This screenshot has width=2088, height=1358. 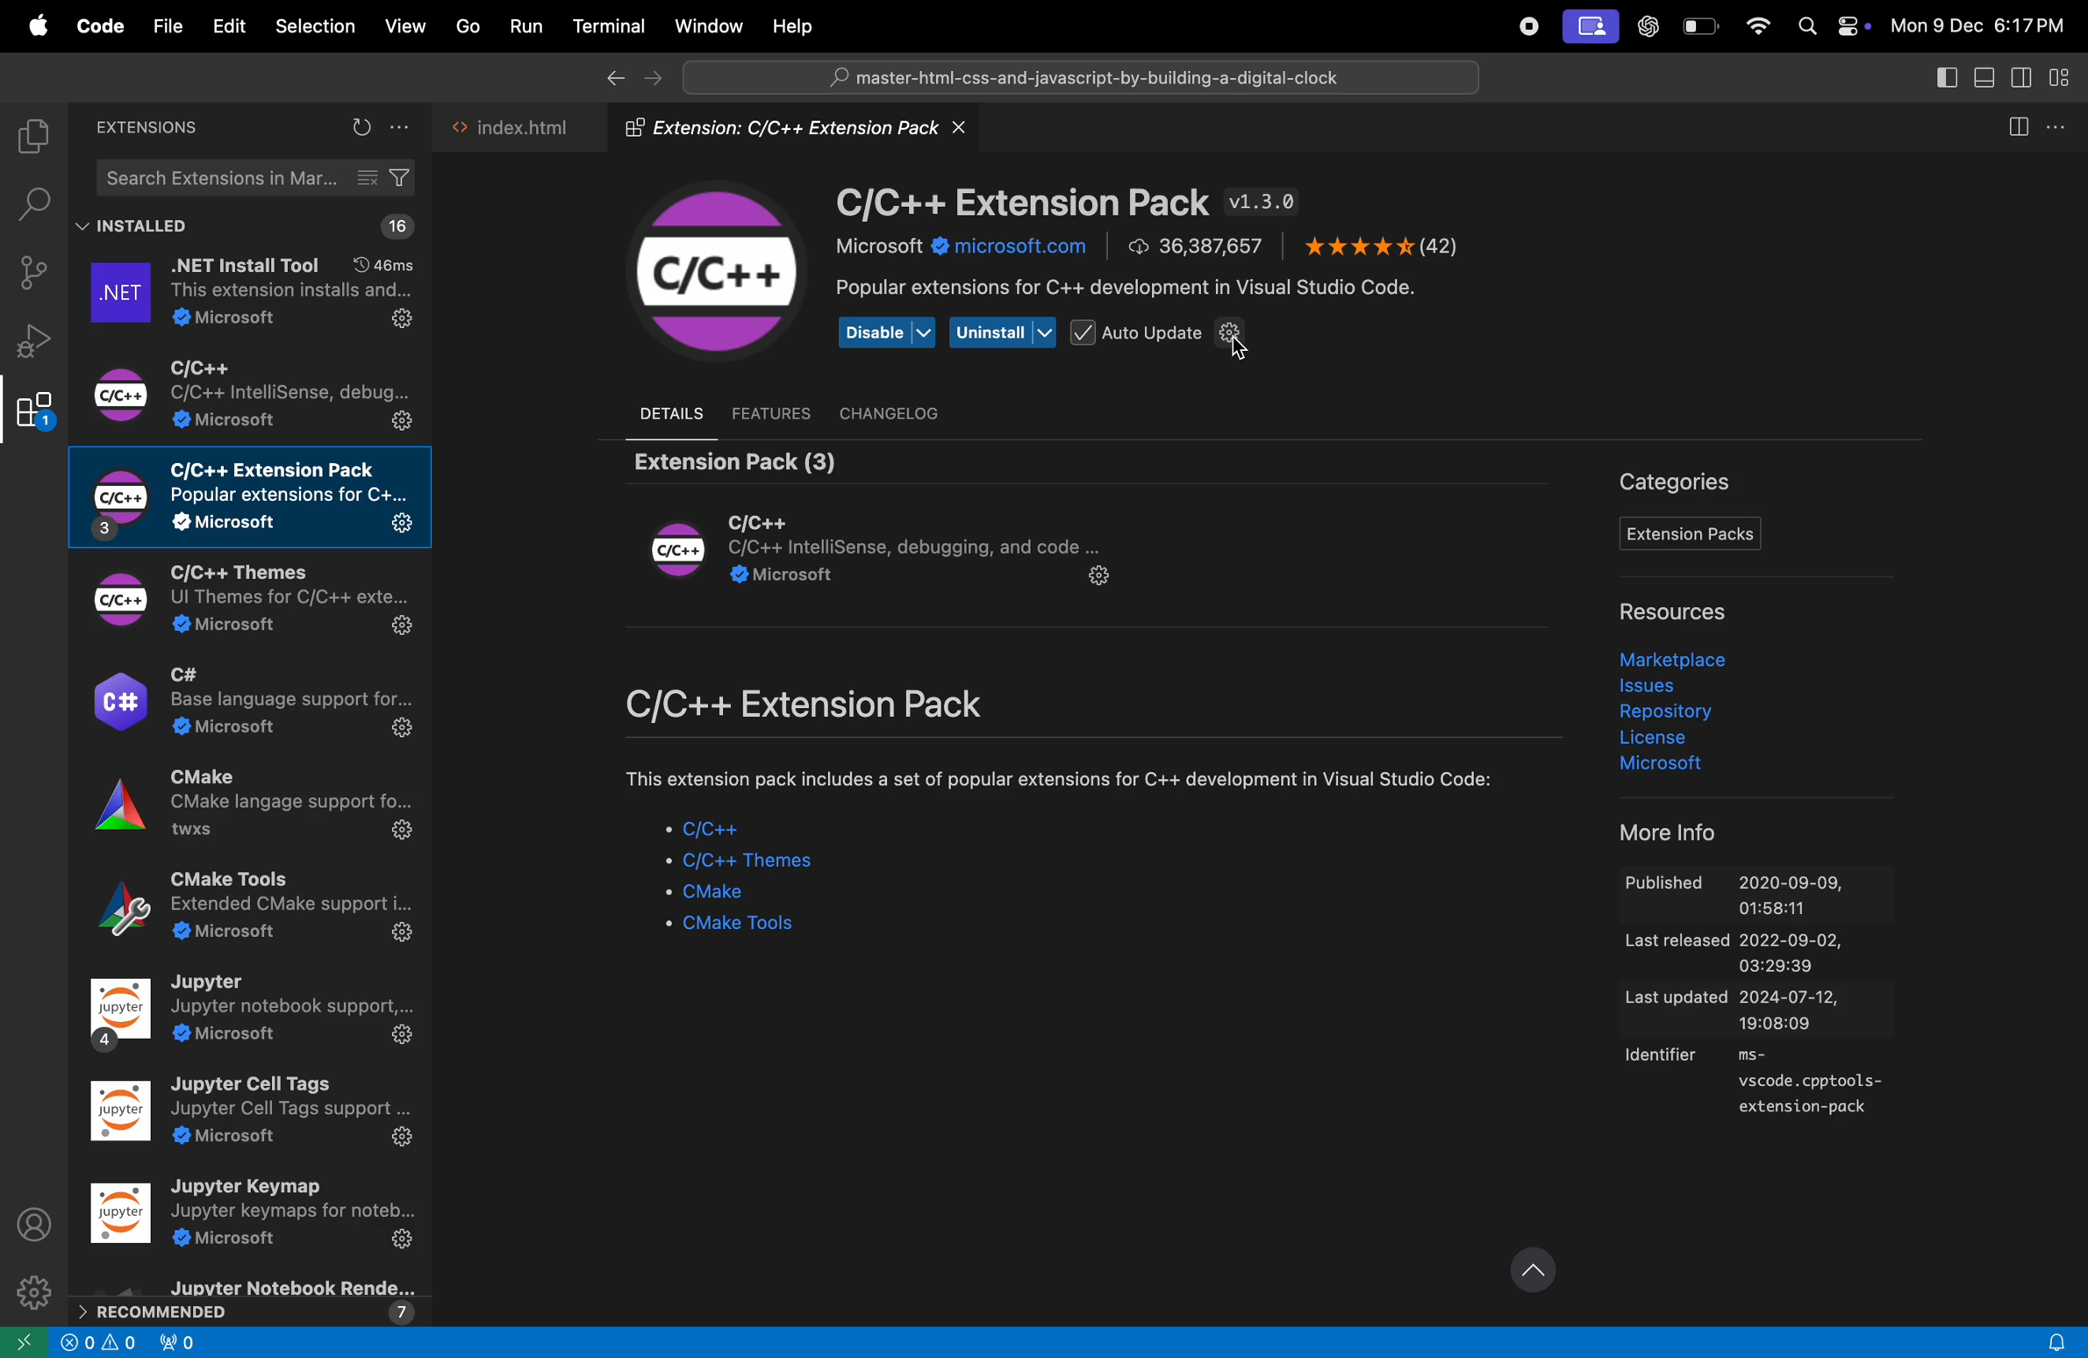 What do you see at coordinates (34, 411) in the screenshot?
I see `Extensions` at bounding box center [34, 411].